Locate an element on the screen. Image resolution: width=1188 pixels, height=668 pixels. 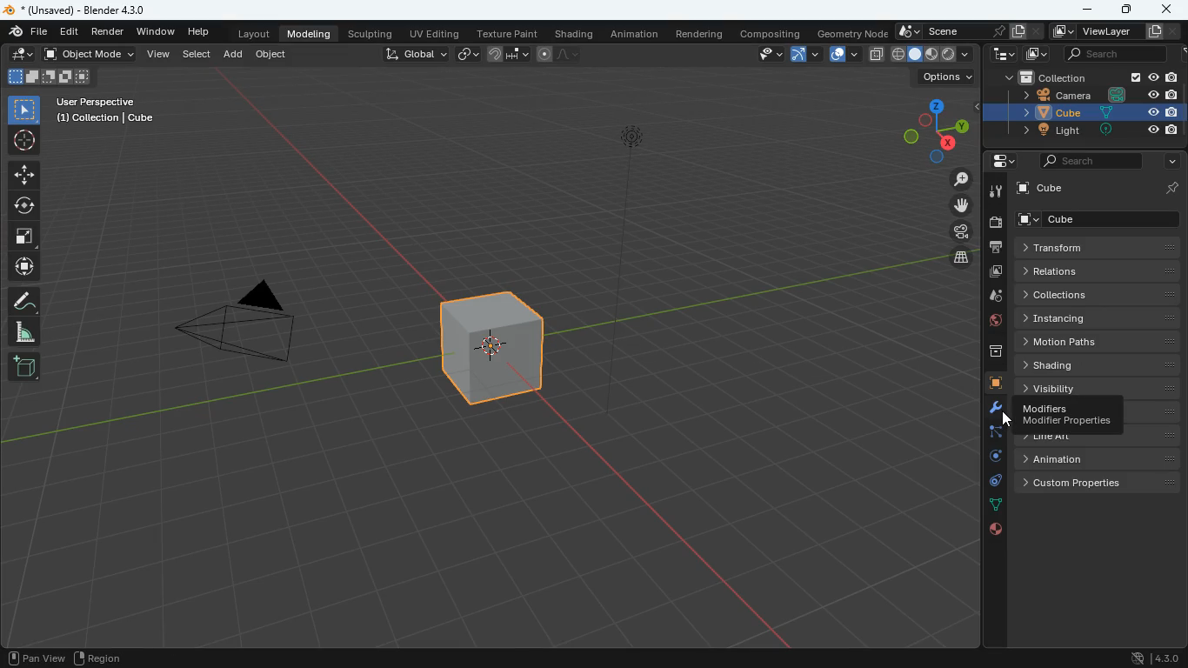
tools is located at coordinates (996, 191).